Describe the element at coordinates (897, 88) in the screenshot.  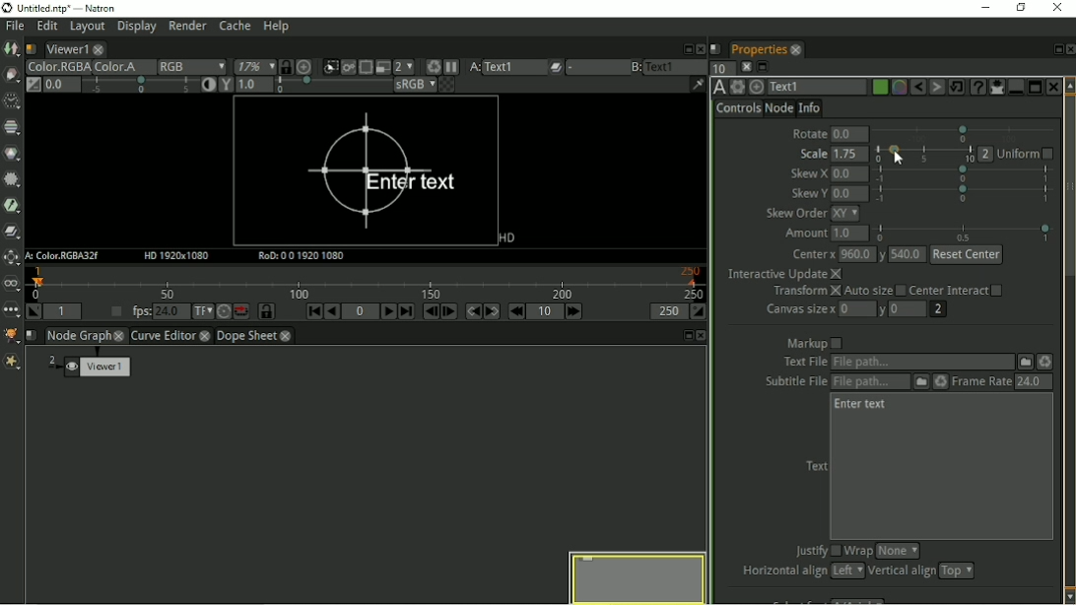
I see `Overlay color` at that location.